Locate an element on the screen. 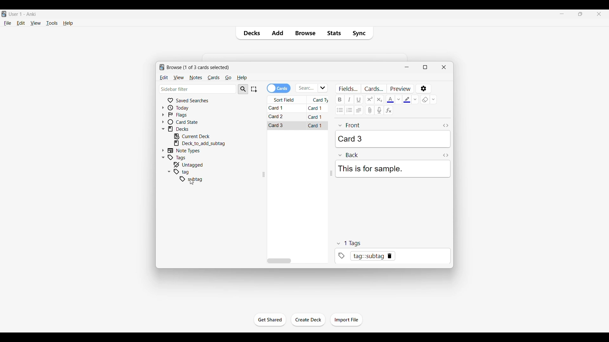 This screenshot has height=342, width=609. Customize card templates is located at coordinates (373, 89).